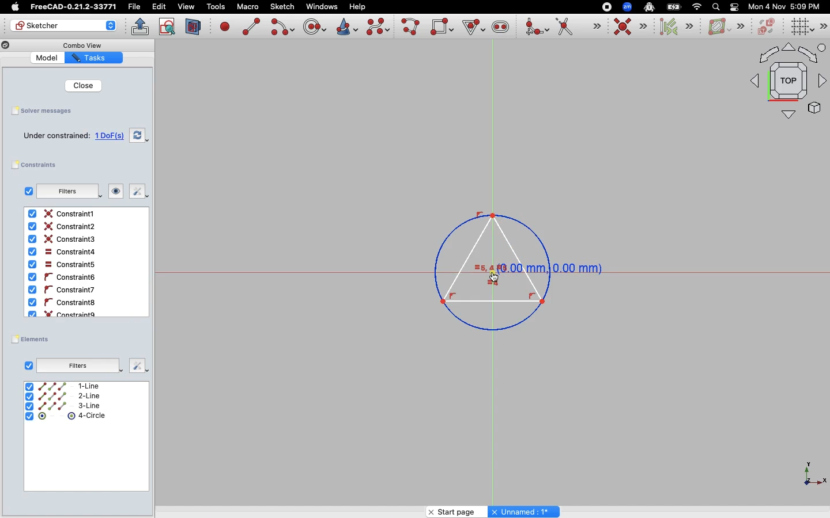 The width and height of the screenshot is (830, 518). I want to click on Toggle, so click(734, 7).